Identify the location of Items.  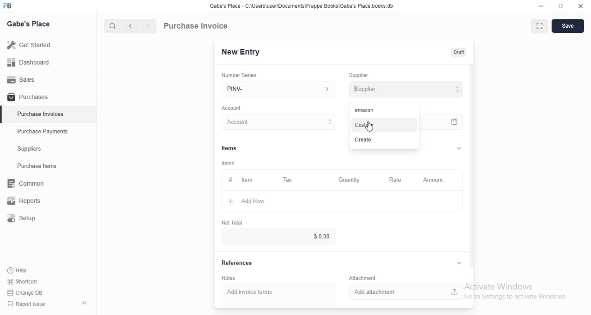
(229, 148).